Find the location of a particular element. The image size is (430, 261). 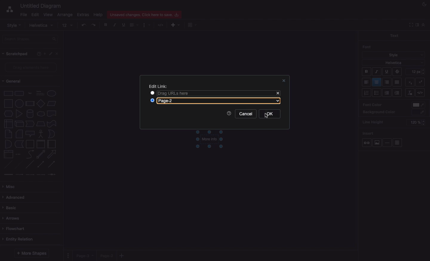

Text is located at coordinates (394, 35).